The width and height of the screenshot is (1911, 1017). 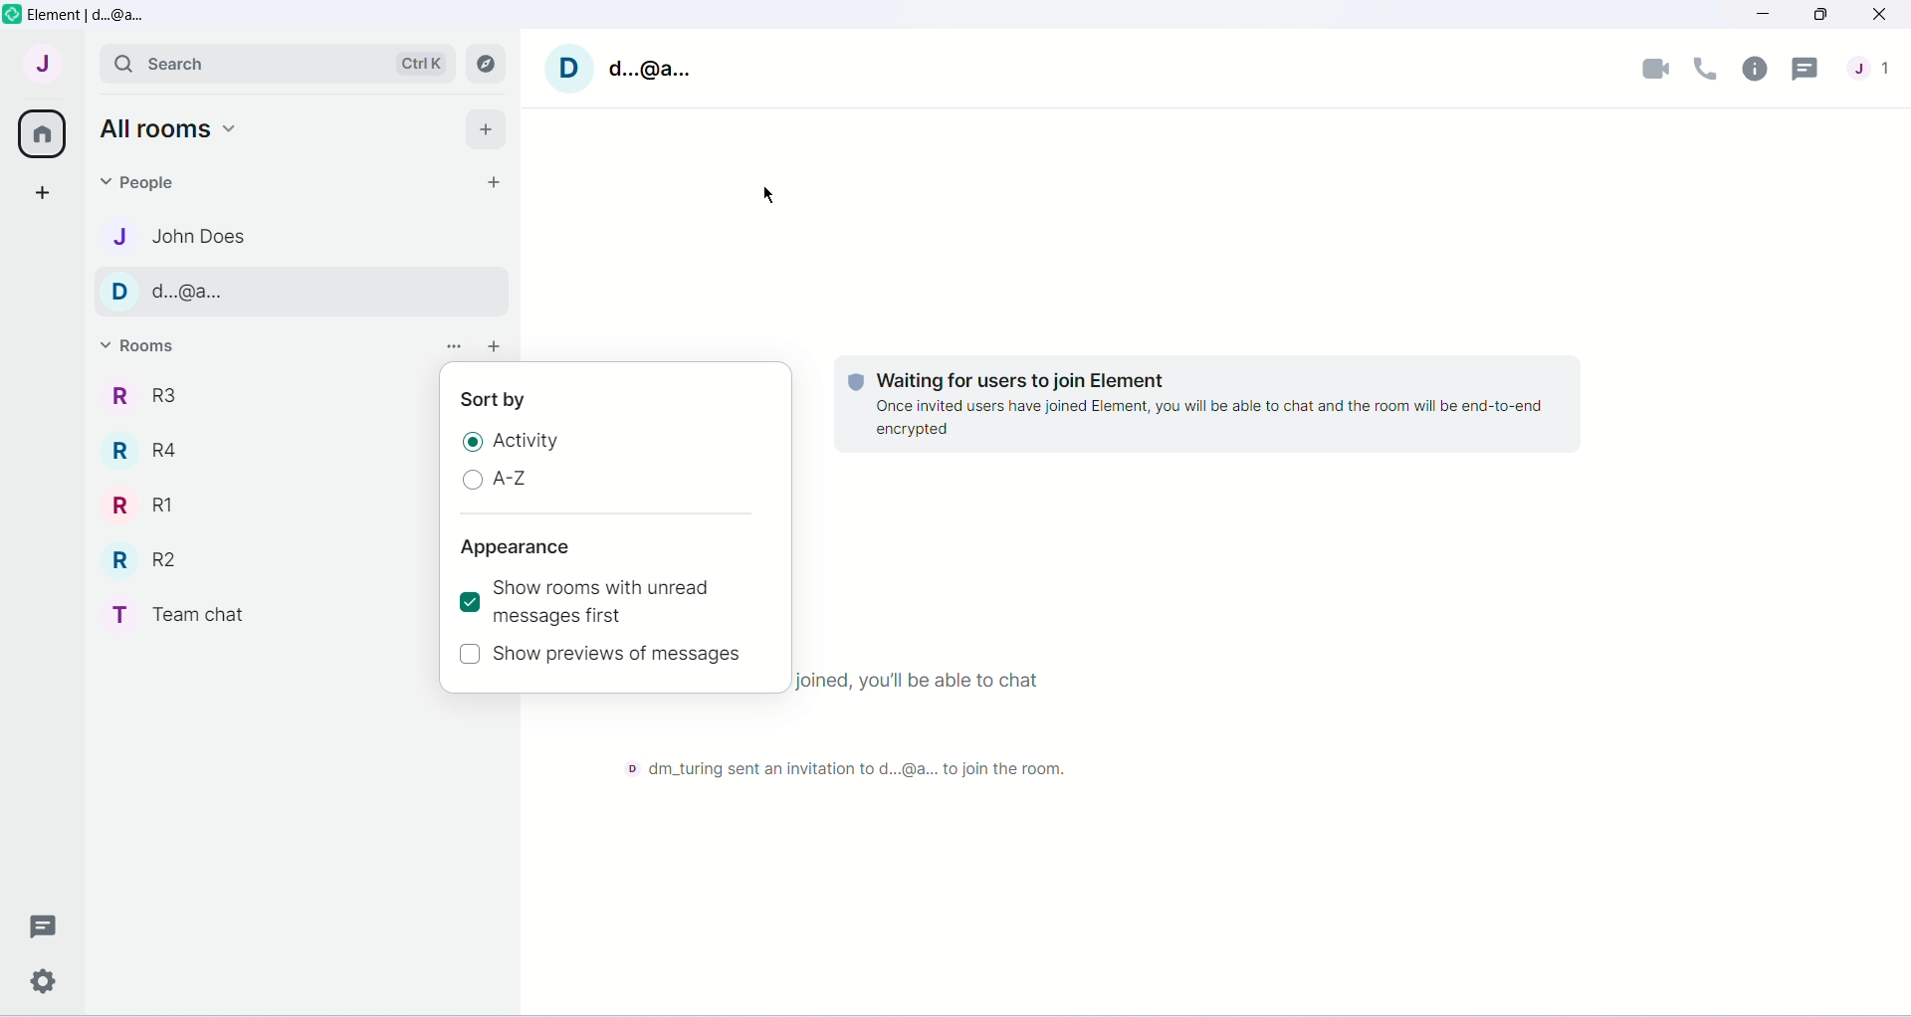 What do you see at coordinates (1820, 17) in the screenshot?
I see `Maximize` at bounding box center [1820, 17].